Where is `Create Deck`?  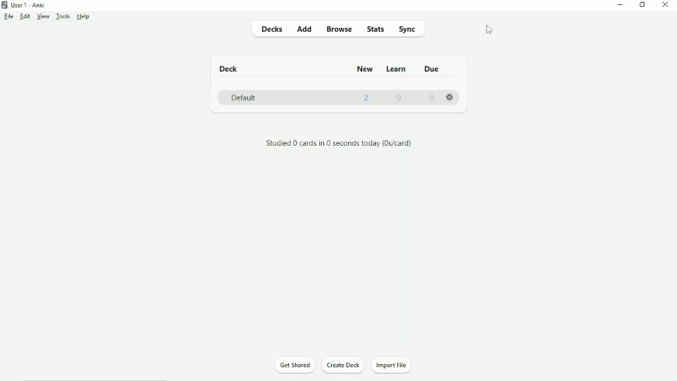 Create Deck is located at coordinates (342, 365).